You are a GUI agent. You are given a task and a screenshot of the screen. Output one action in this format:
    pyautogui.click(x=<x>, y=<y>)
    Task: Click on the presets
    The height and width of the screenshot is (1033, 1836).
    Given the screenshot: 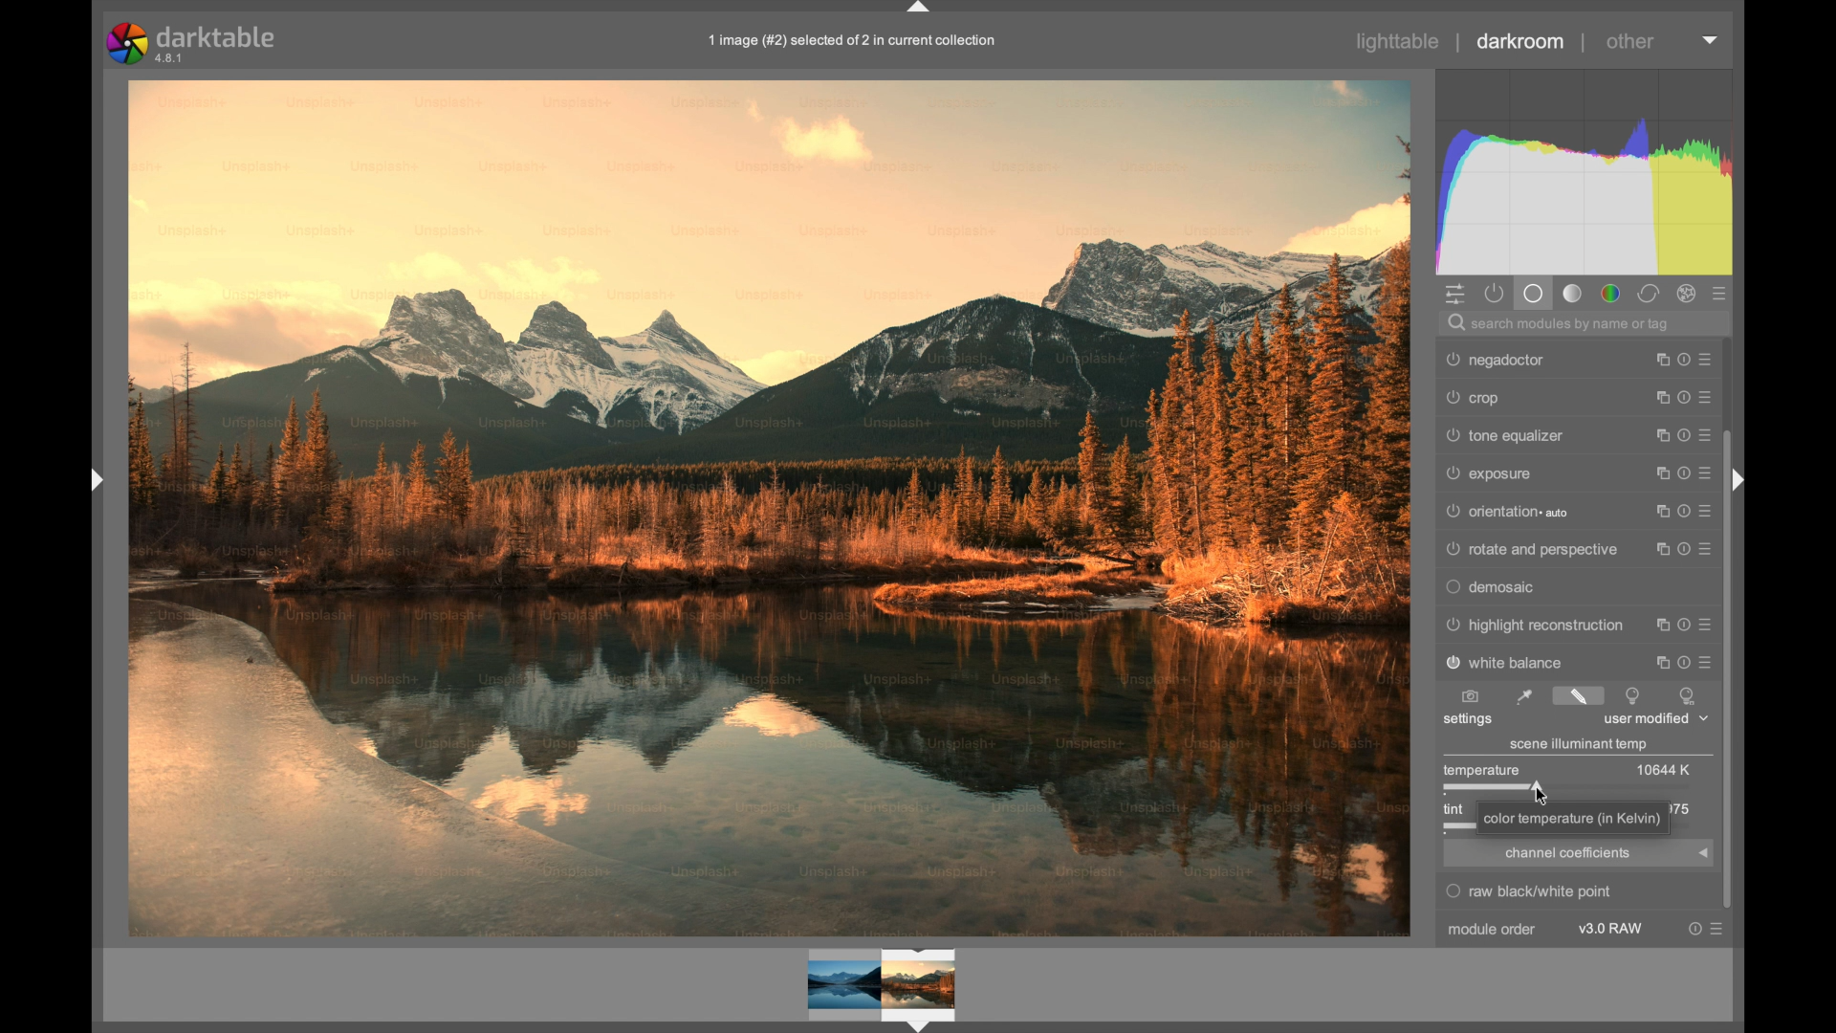 What is the action you would take?
    pyautogui.click(x=1706, y=430)
    